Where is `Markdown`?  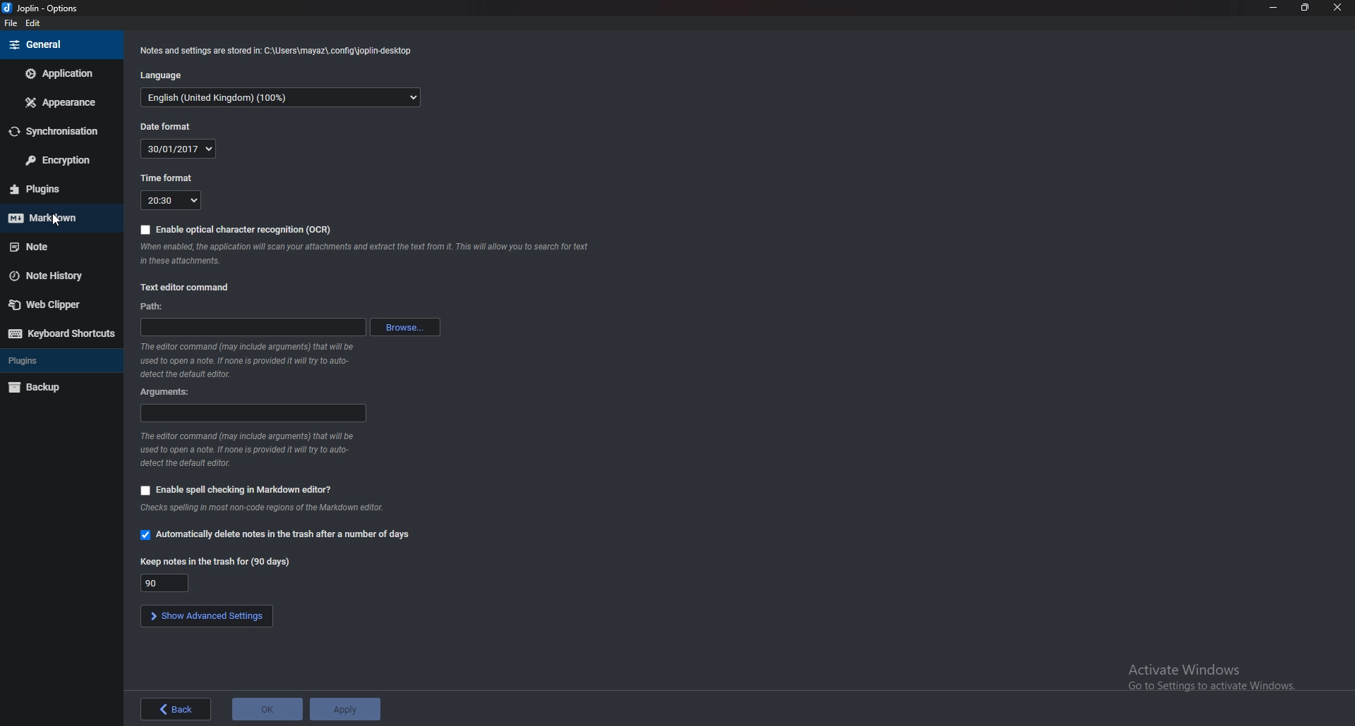 Markdown is located at coordinates (59, 218).